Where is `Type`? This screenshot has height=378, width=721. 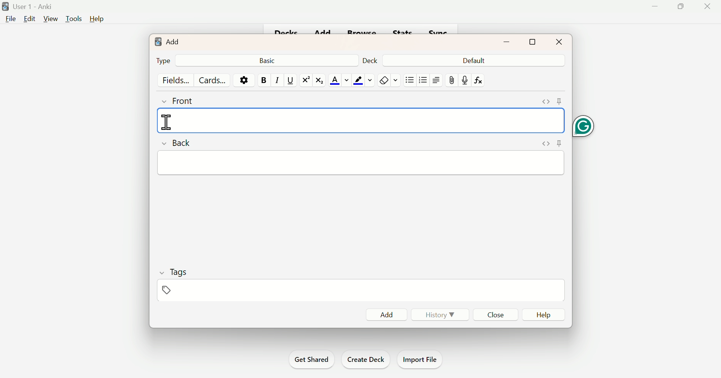 Type is located at coordinates (163, 60).